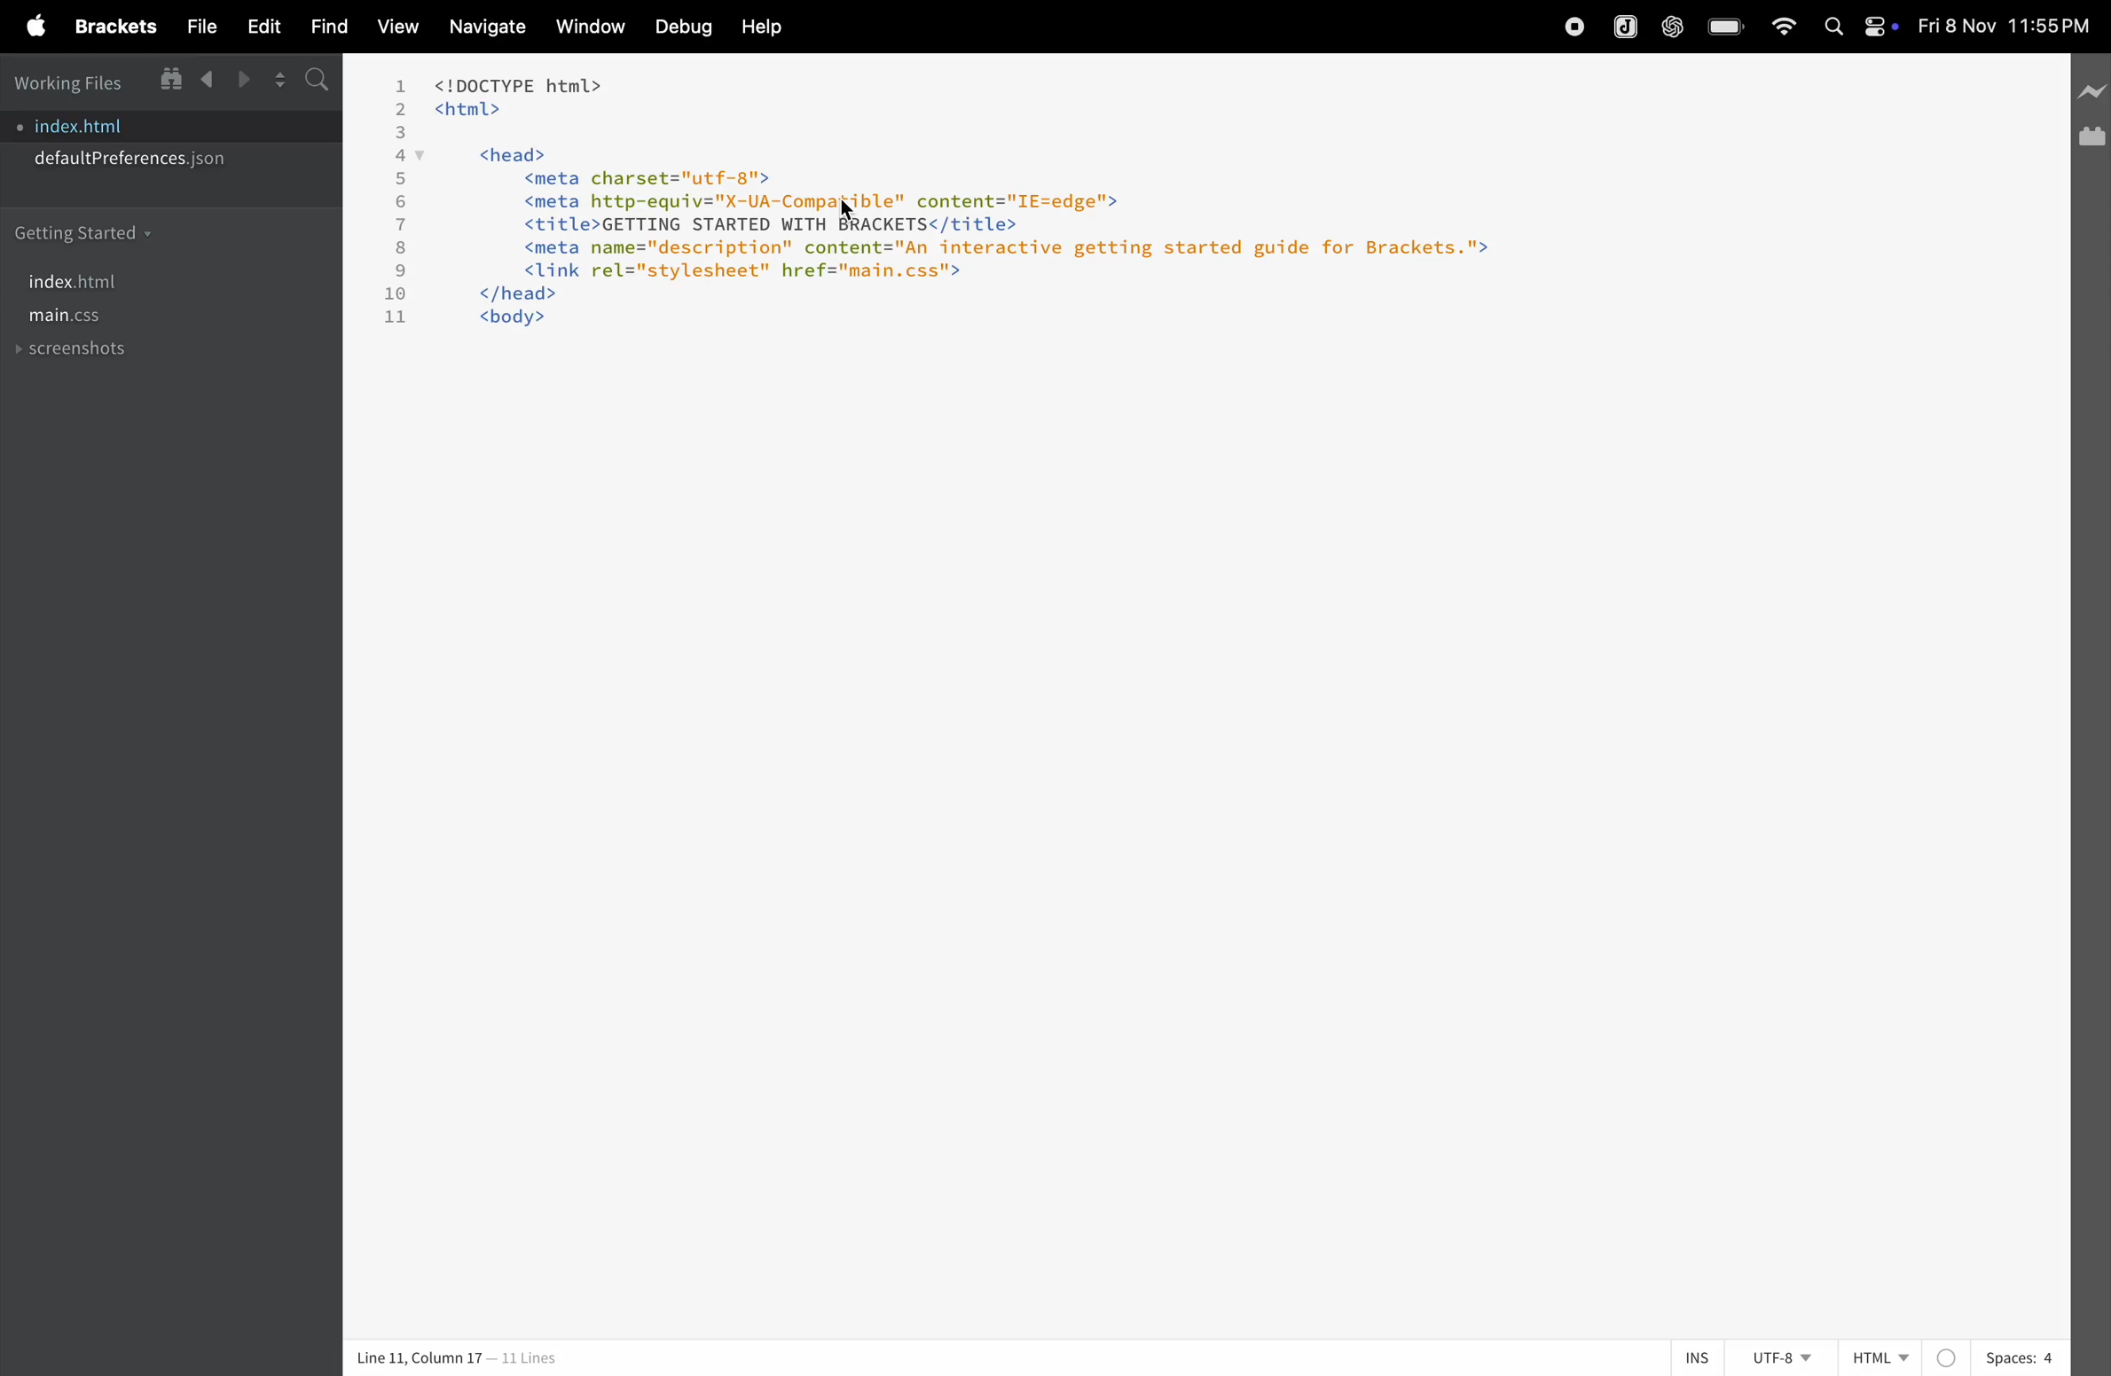 Image resolution: width=2111 pixels, height=1376 pixels. What do you see at coordinates (272, 80) in the screenshot?
I see `split editor` at bounding box center [272, 80].